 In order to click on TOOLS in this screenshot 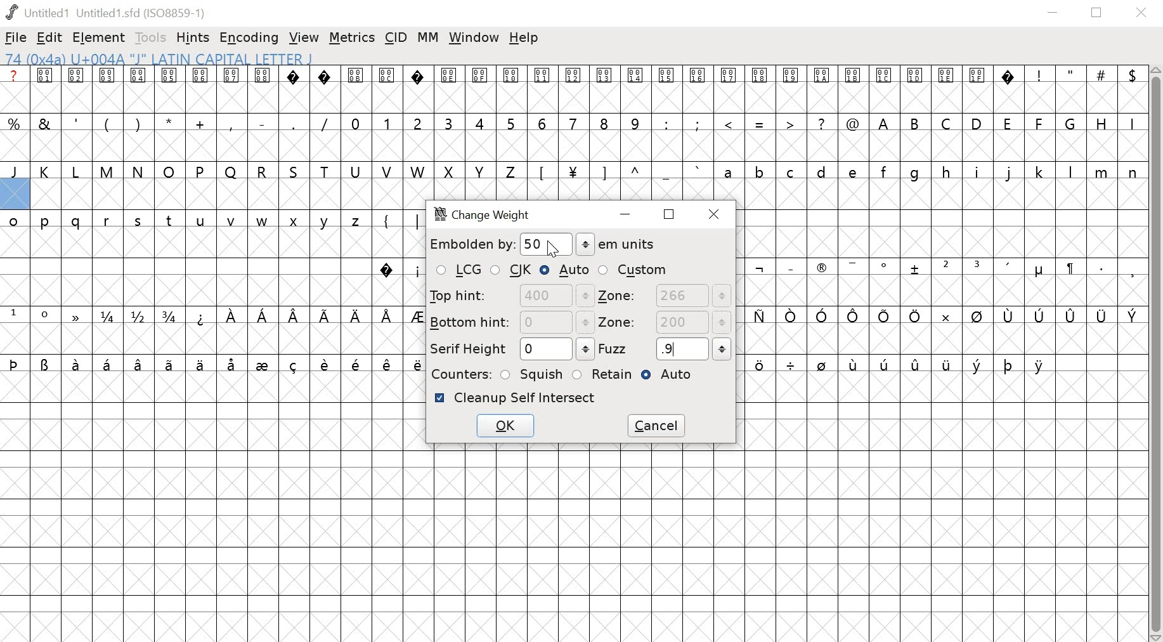, I will do `click(152, 37)`.